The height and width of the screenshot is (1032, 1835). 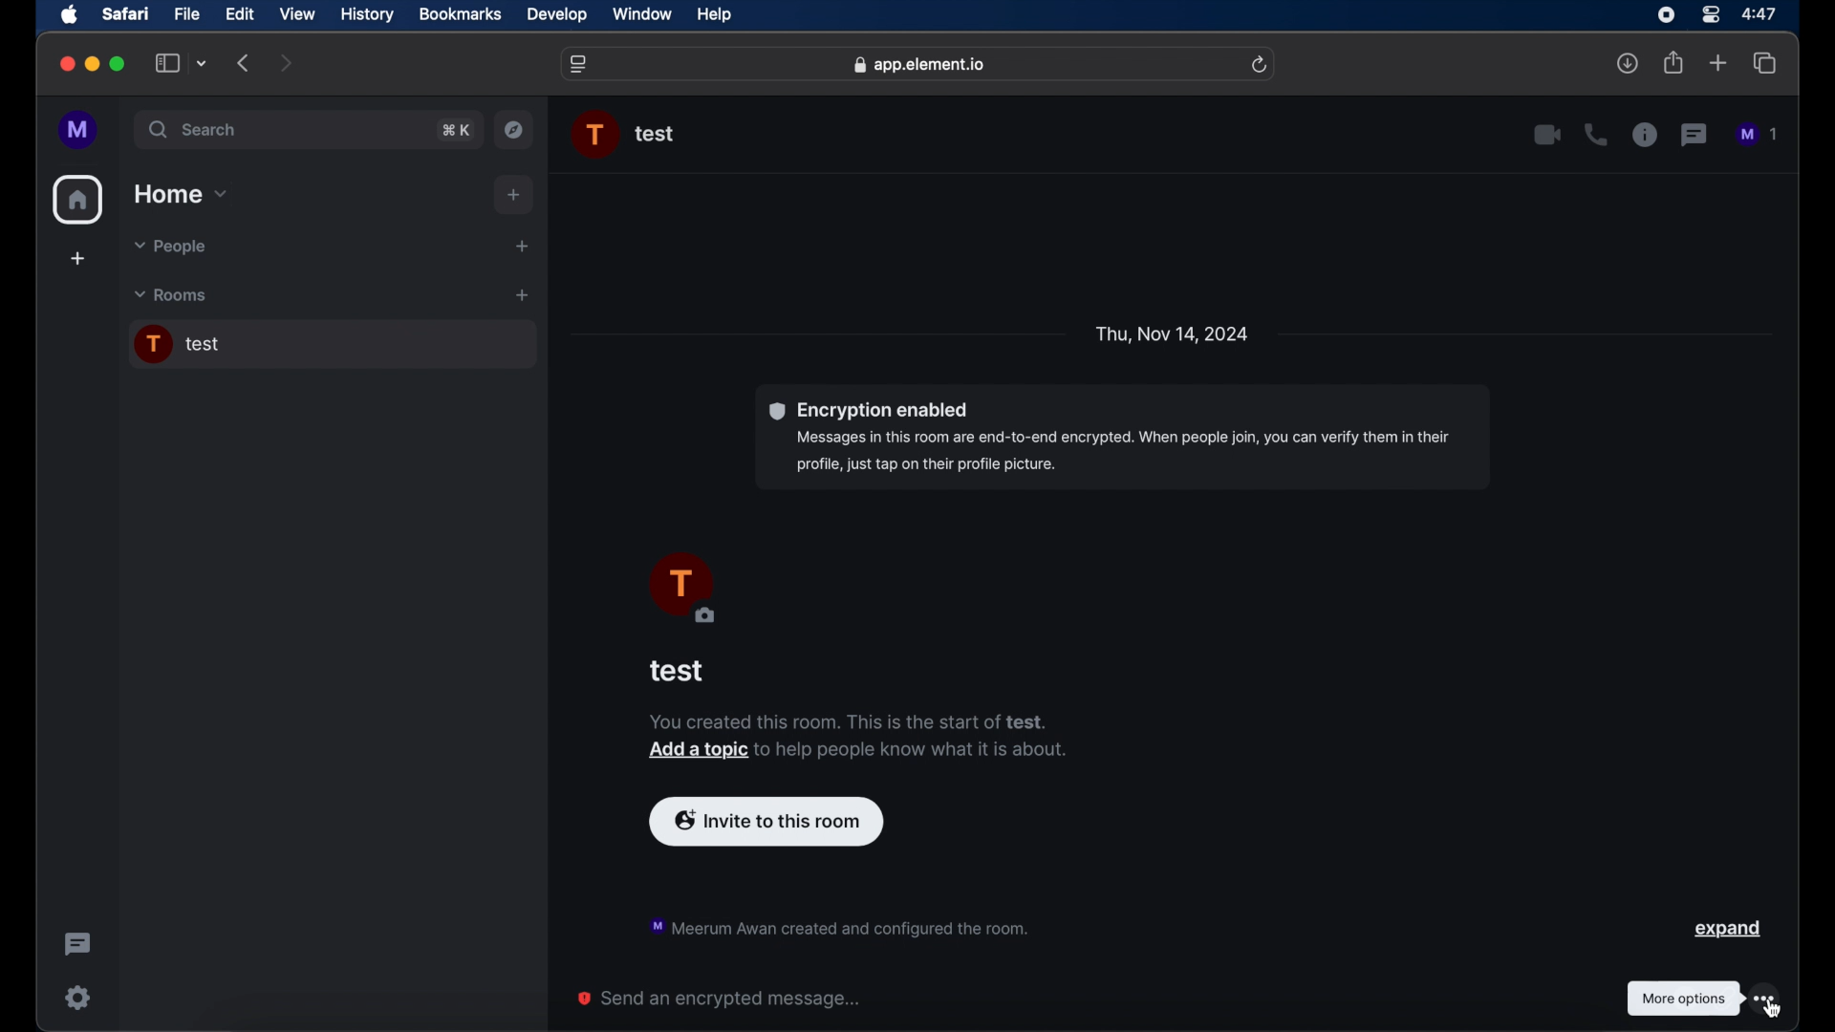 I want to click on refresh, so click(x=1262, y=64).